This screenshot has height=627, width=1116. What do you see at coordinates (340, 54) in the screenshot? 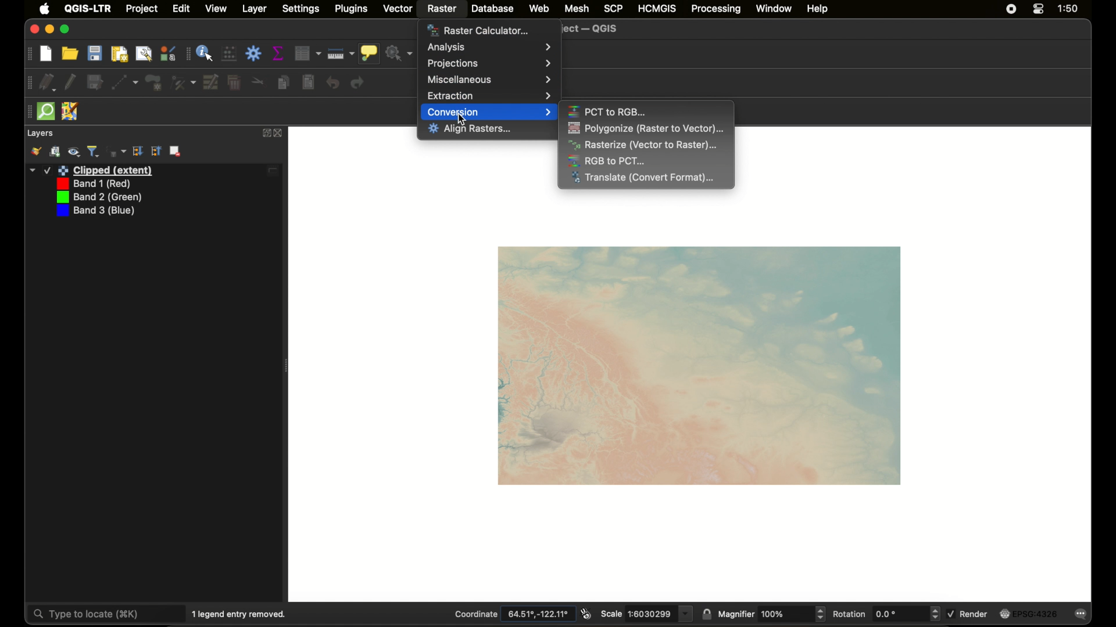
I see `measure line` at bounding box center [340, 54].